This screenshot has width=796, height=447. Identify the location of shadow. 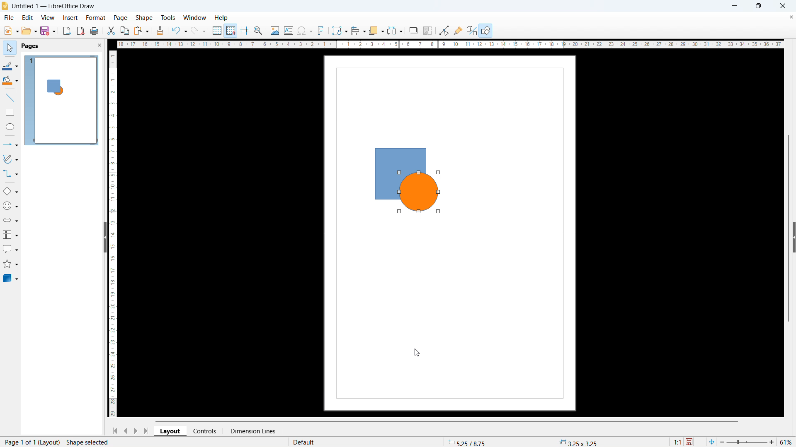
(413, 30).